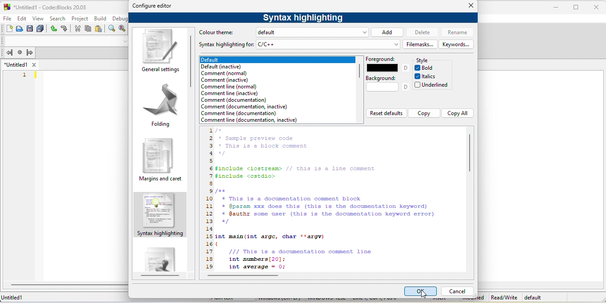 This screenshot has height=303, width=606. I want to click on untitled 1-code blocks-20.03, so click(50, 8).